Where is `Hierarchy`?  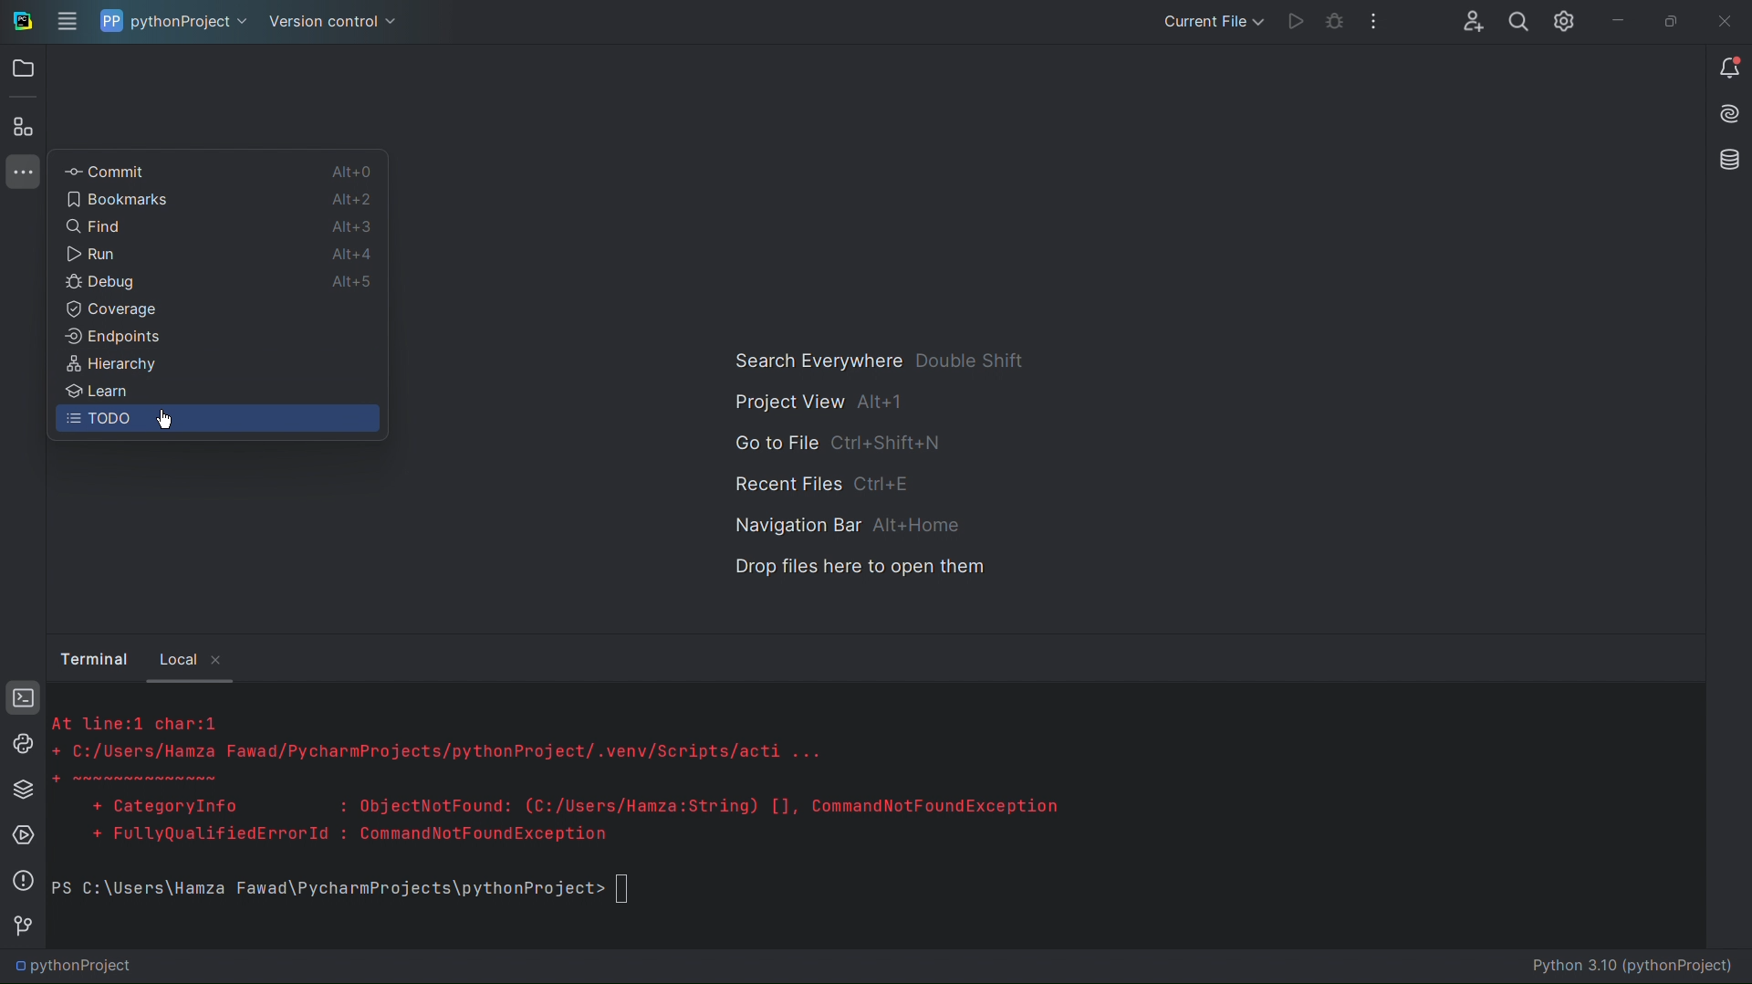
Hierarchy is located at coordinates (108, 363).